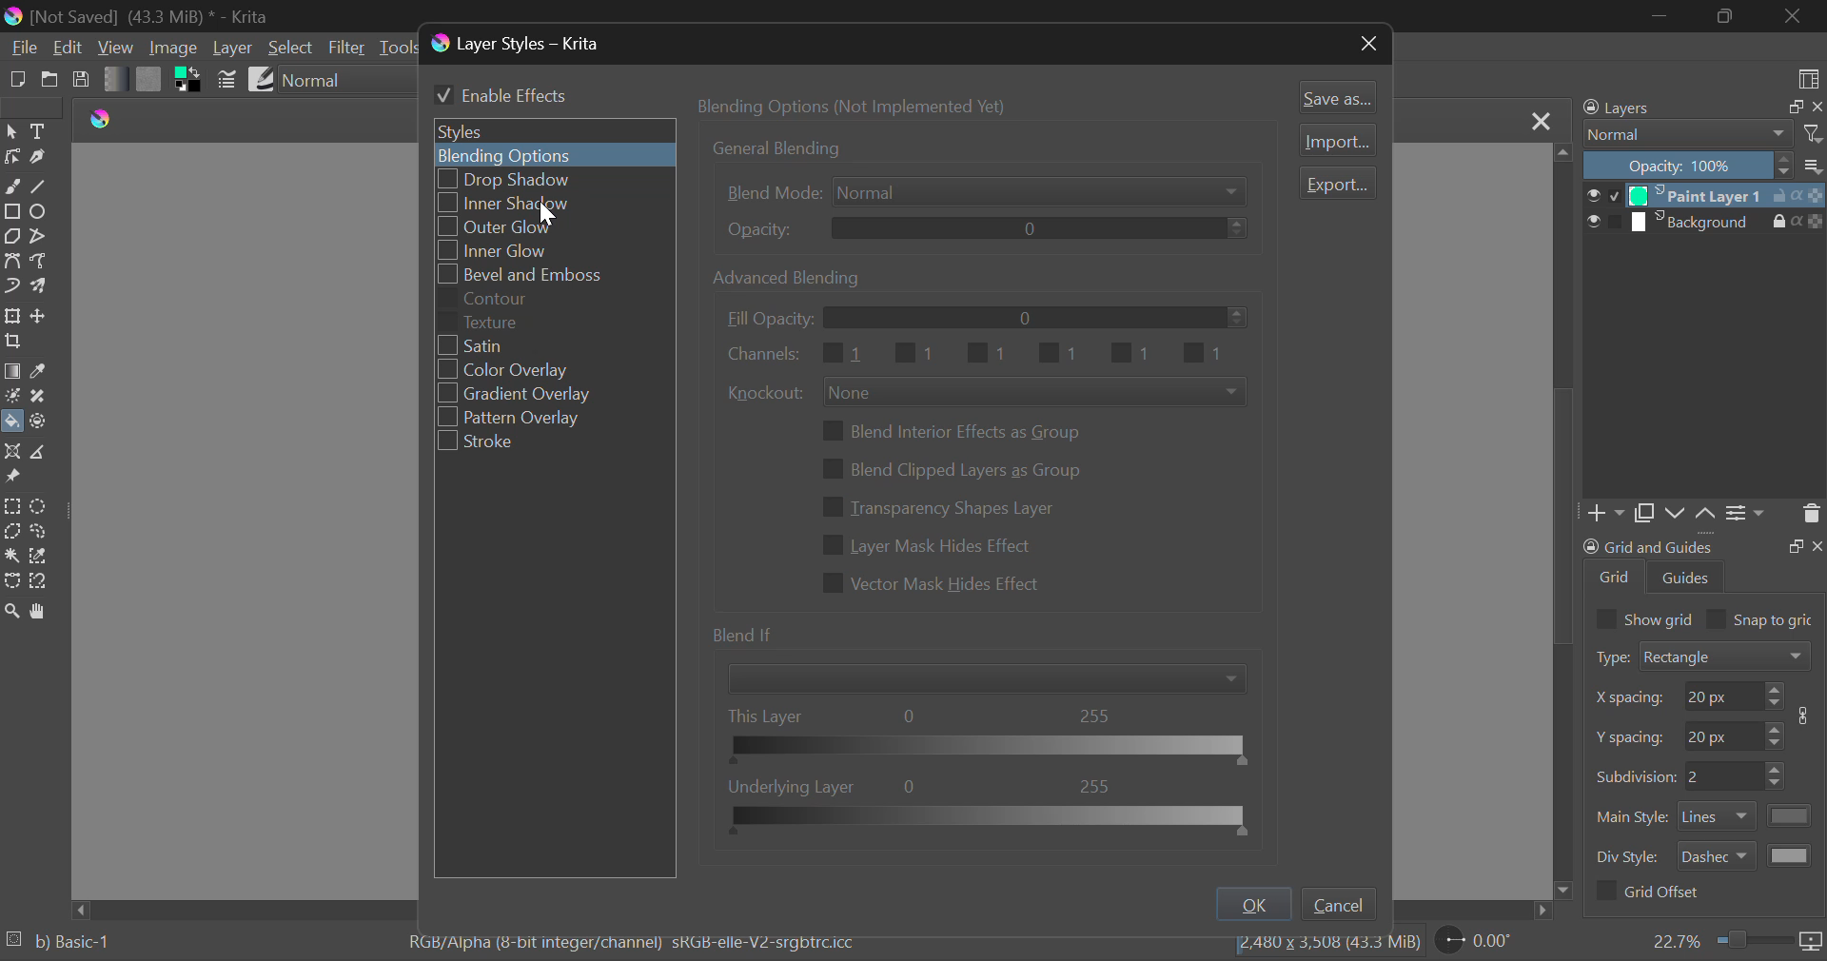 The width and height of the screenshot is (1827, 961). I want to click on Image, so click(170, 49).